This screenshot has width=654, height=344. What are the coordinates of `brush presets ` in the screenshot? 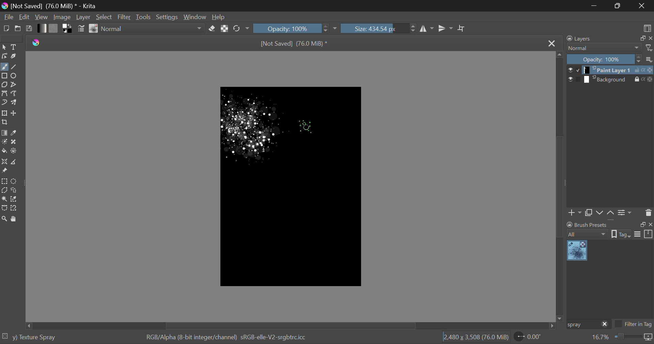 It's located at (587, 224).